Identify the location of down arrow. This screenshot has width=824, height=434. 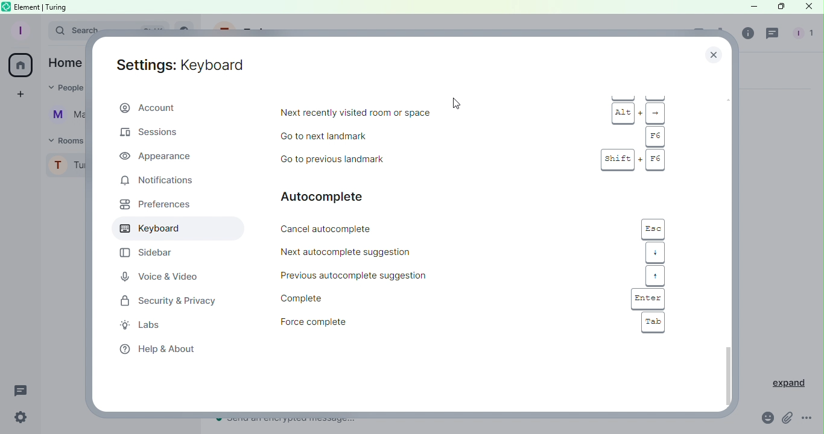
(655, 253).